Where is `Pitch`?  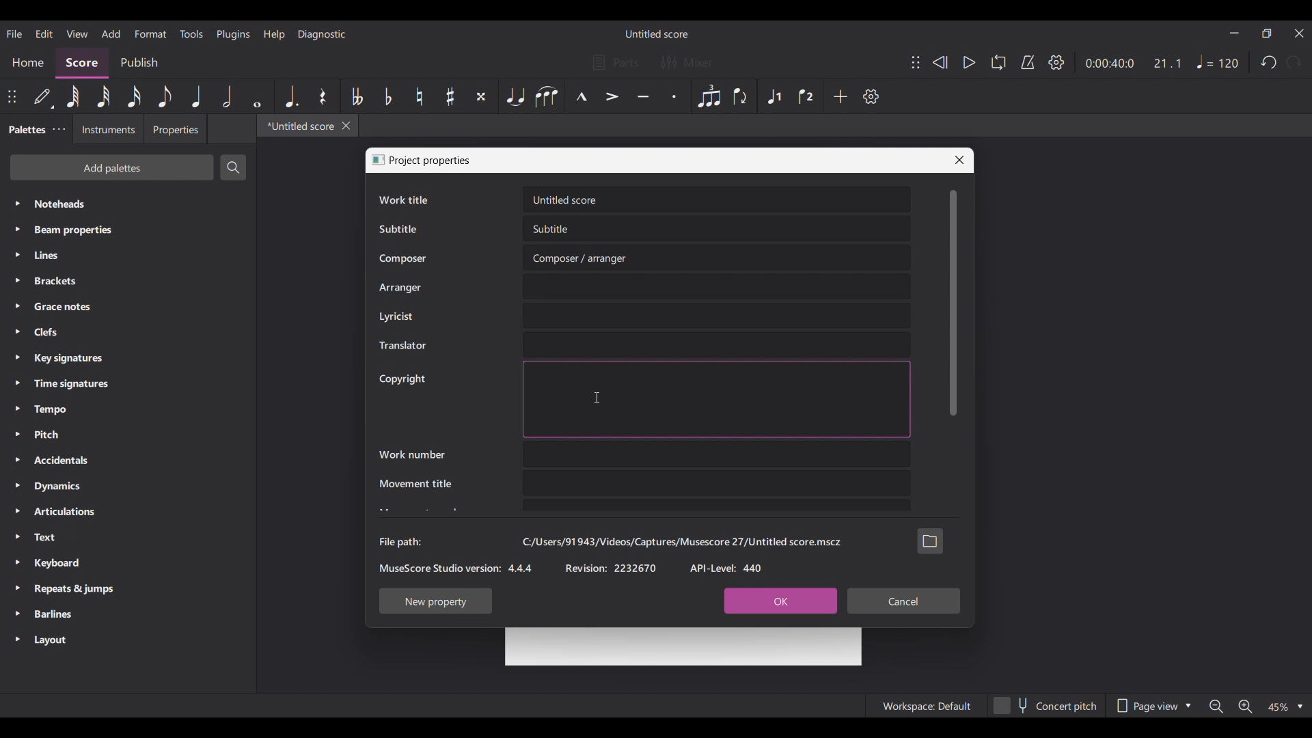 Pitch is located at coordinates (128, 435).